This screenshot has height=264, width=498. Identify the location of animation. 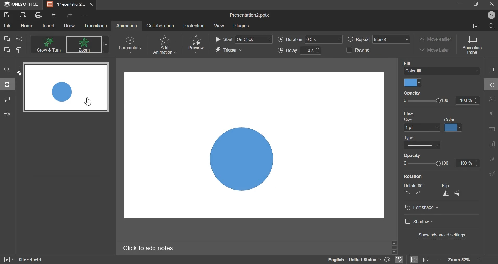
(127, 25).